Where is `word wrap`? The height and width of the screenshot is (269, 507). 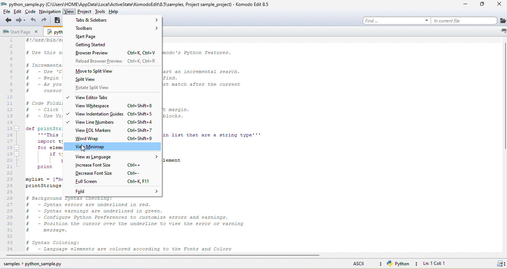
word wrap is located at coordinates (113, 137).